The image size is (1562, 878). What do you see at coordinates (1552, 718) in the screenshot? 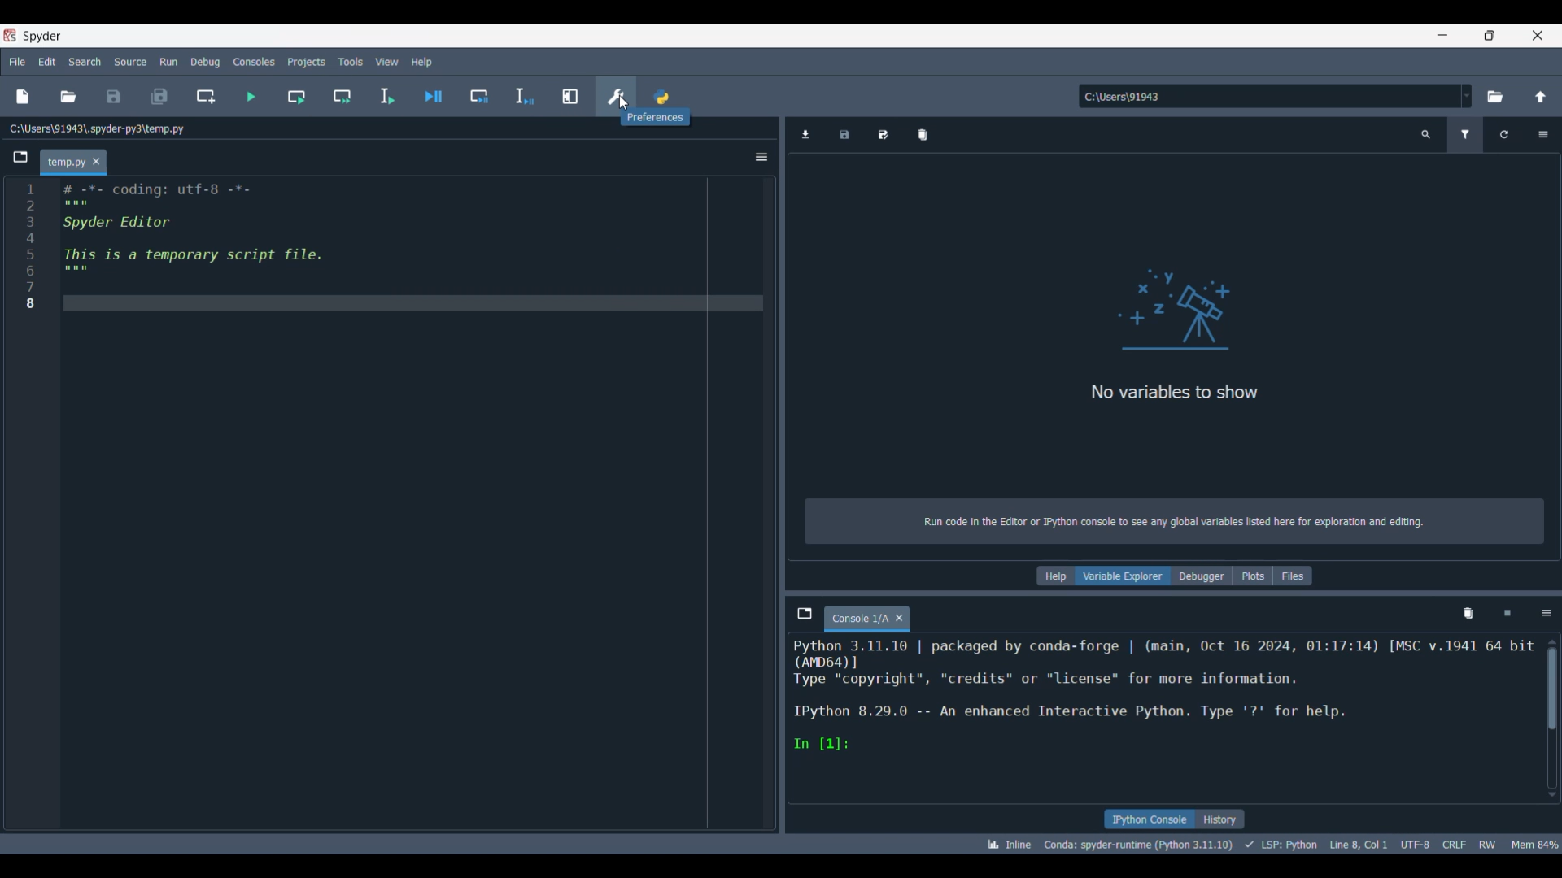
I see `Vertical slide bar` at bounding box center [1552, 718].